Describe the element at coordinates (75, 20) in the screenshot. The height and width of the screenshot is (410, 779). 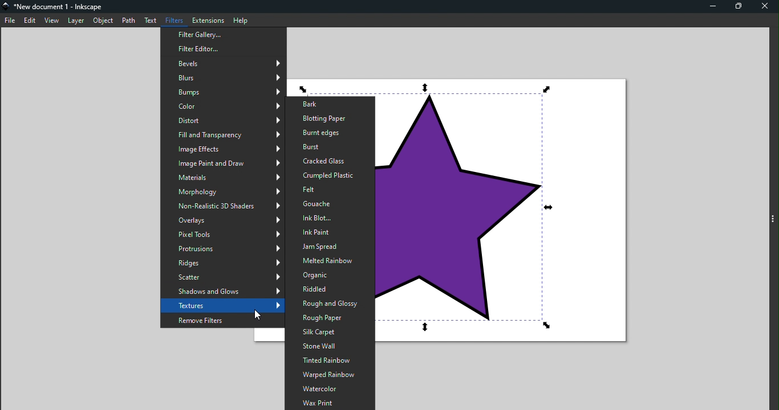
I see `Layer` at that location.